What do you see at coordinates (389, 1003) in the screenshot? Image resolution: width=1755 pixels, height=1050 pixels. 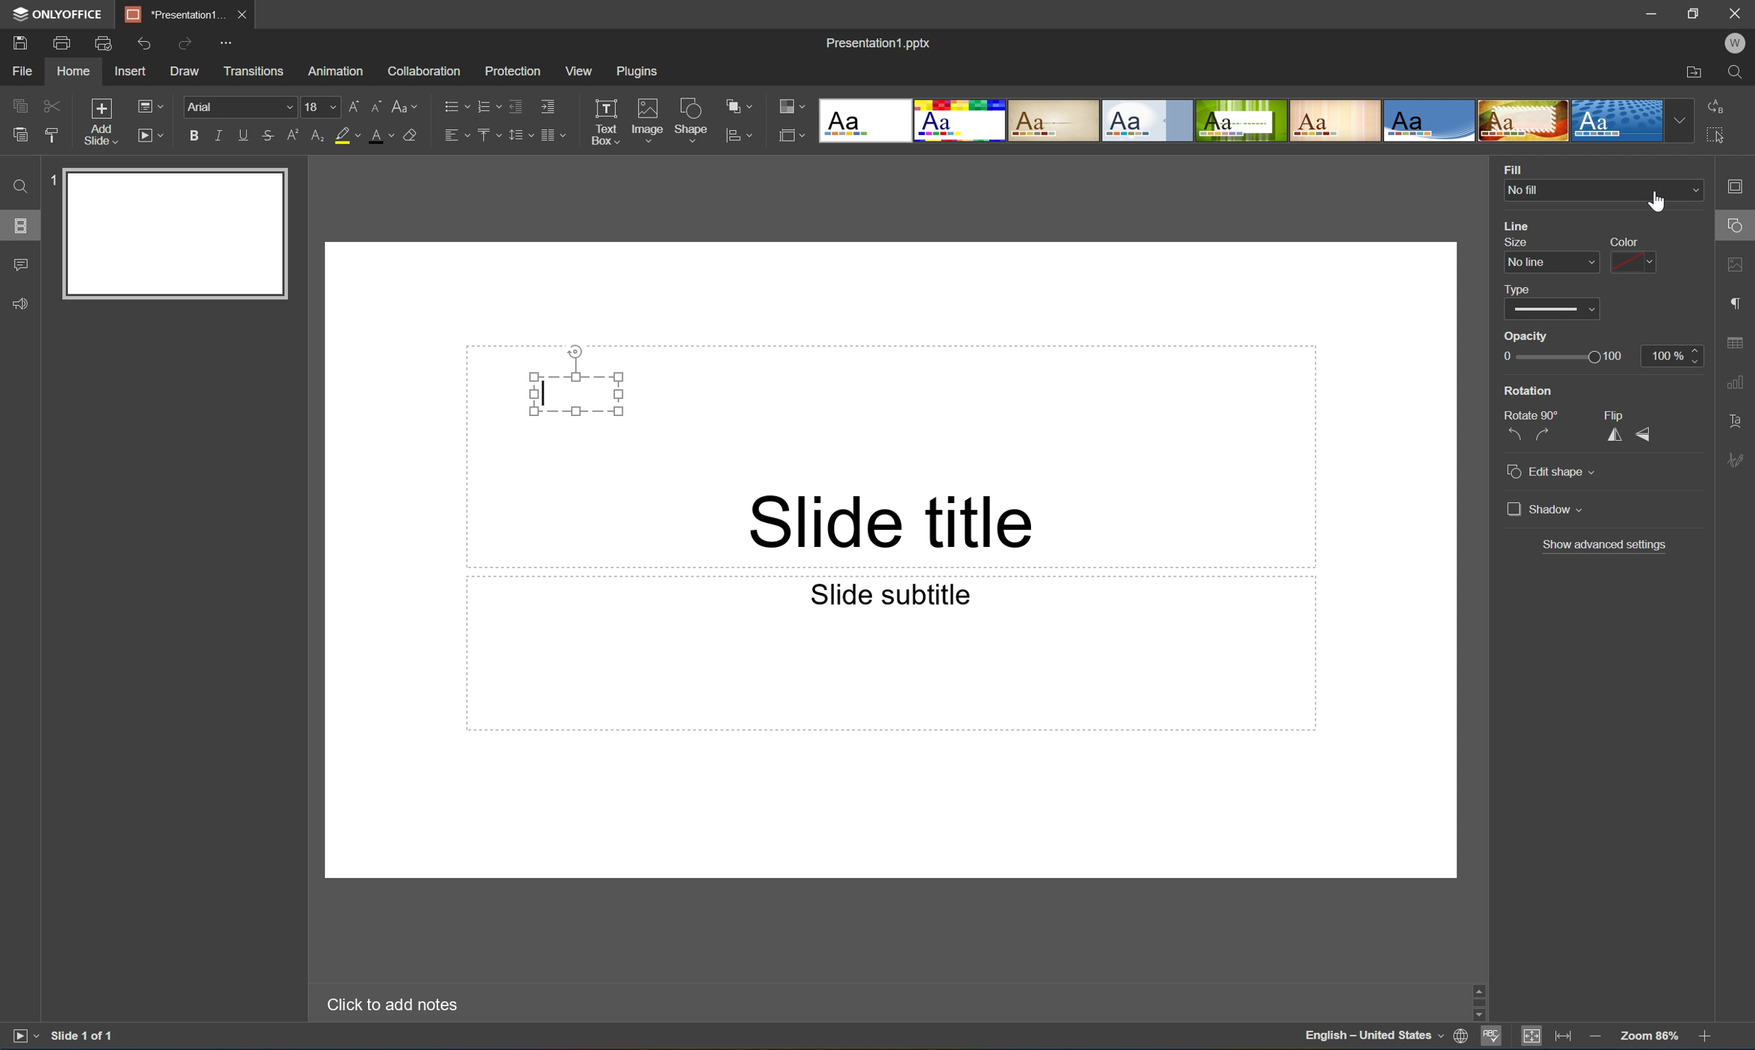 I see `Click to add notes` at bounding box center [389, 1003].